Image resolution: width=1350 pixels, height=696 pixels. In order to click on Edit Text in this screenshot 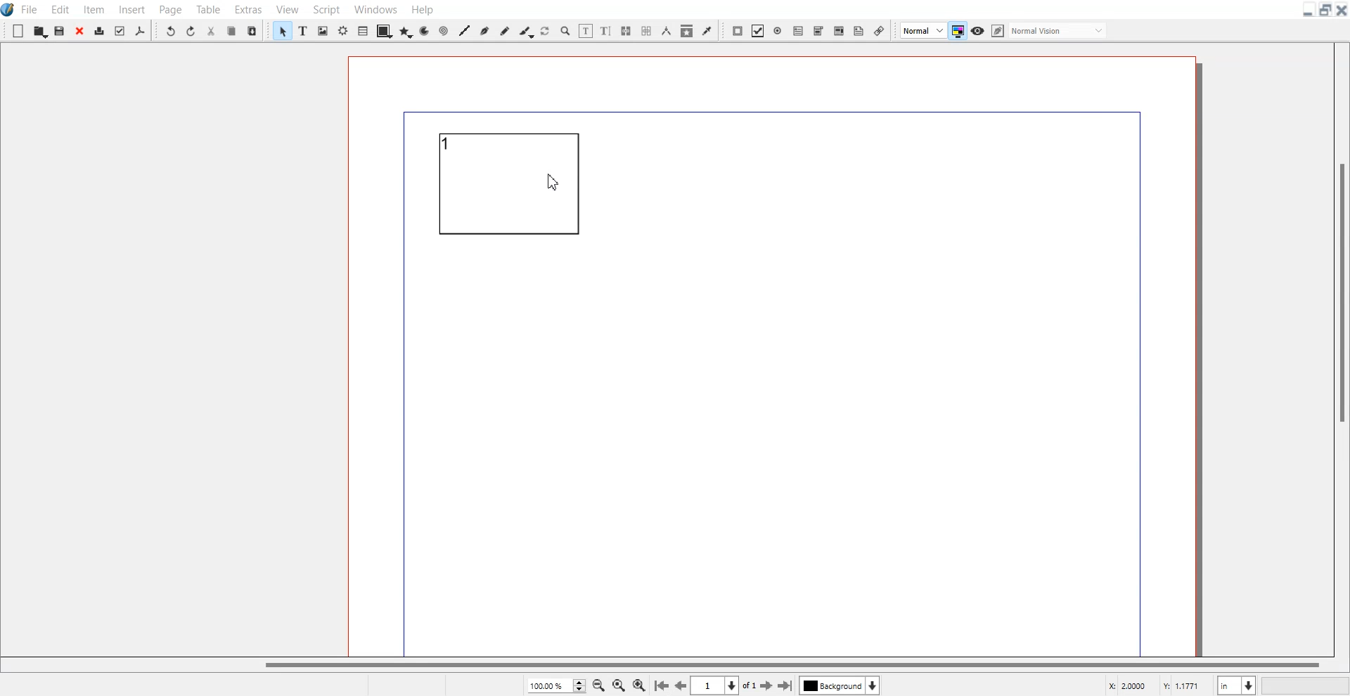, I will do `click(607, 31)`.